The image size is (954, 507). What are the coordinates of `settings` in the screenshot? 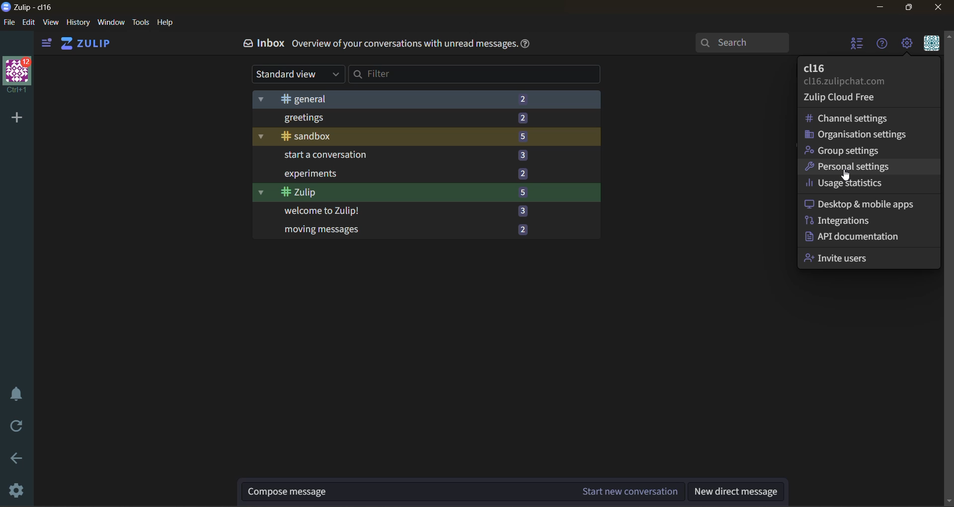 It's located at (17, 489).